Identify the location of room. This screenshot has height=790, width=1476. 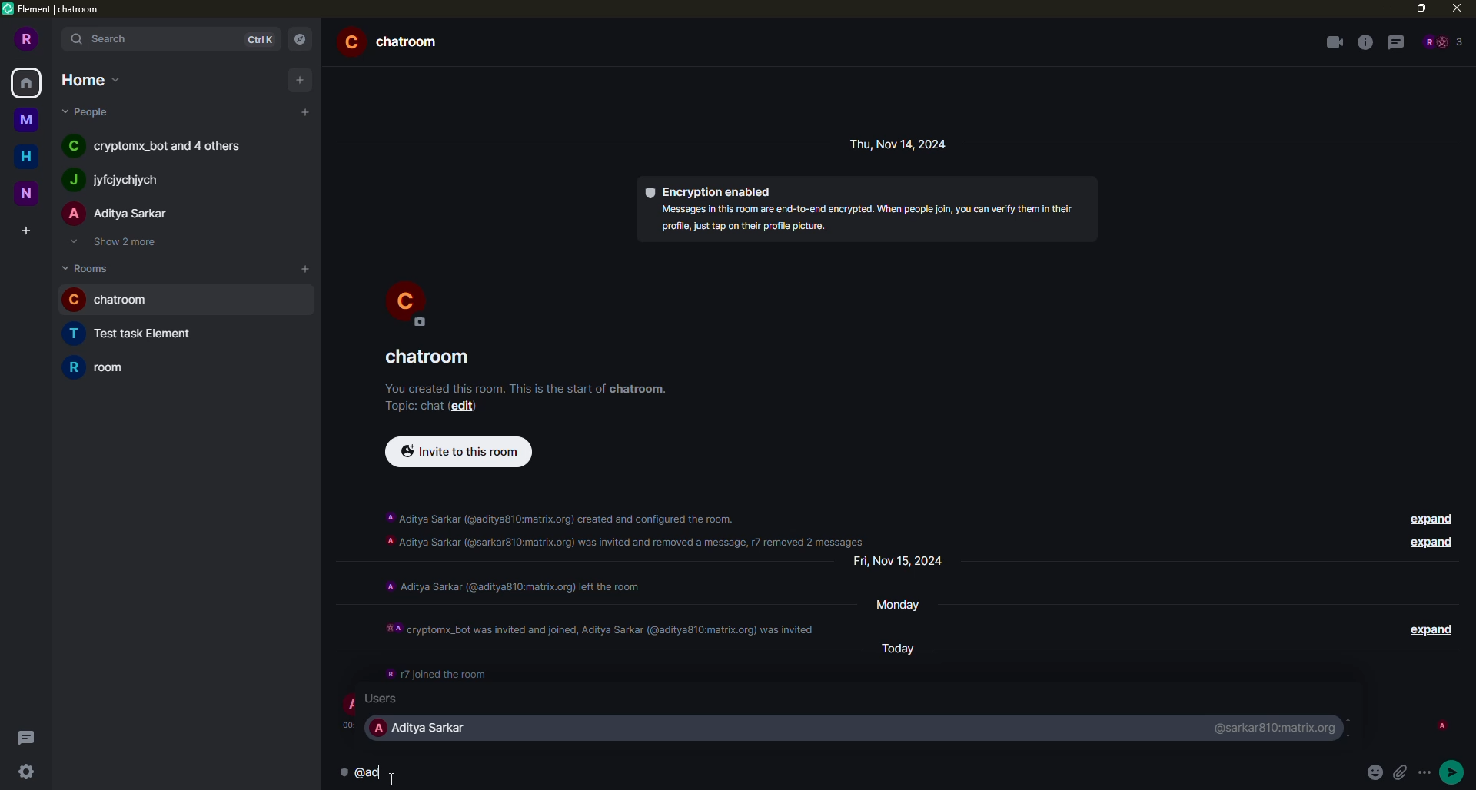
(115, 300).